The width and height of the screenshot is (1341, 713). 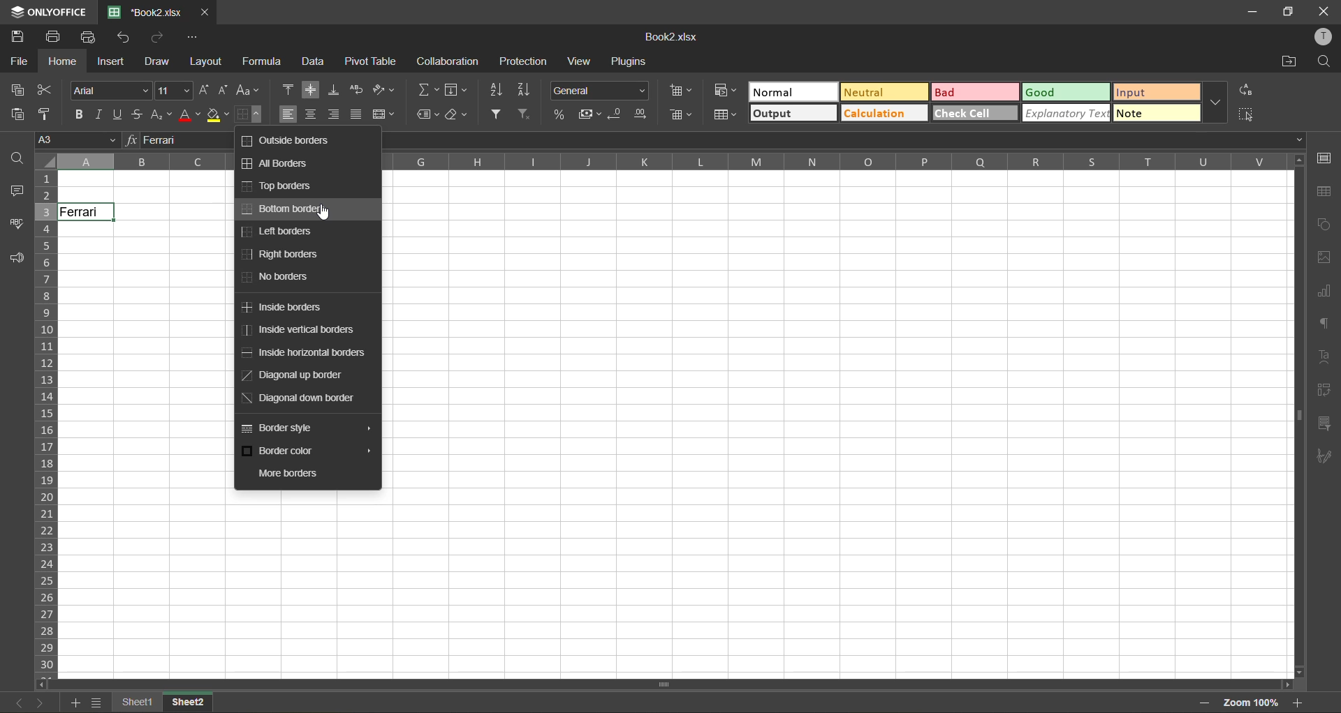 I want to click on text, so click(x=1326, y=359).